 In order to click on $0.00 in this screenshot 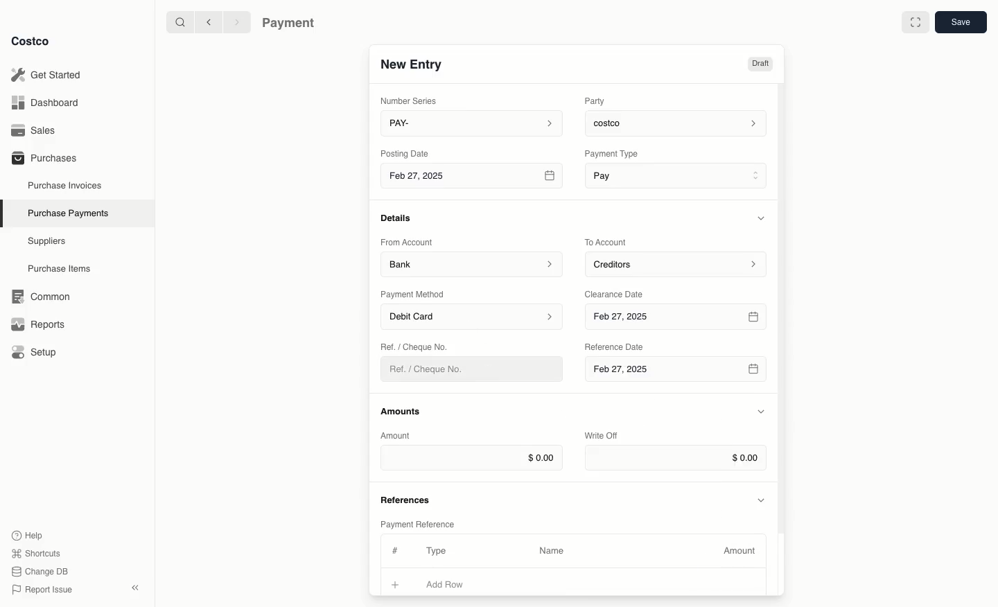, I will do `click(676, 458)`.